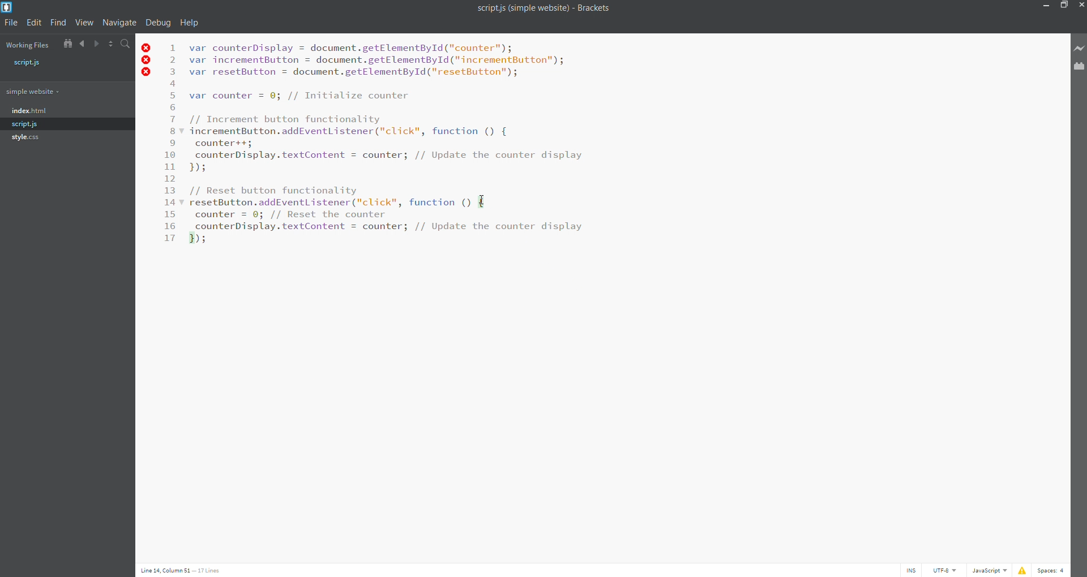 The image size is (1087, 577). I want to click on working file, so click(28, 45).